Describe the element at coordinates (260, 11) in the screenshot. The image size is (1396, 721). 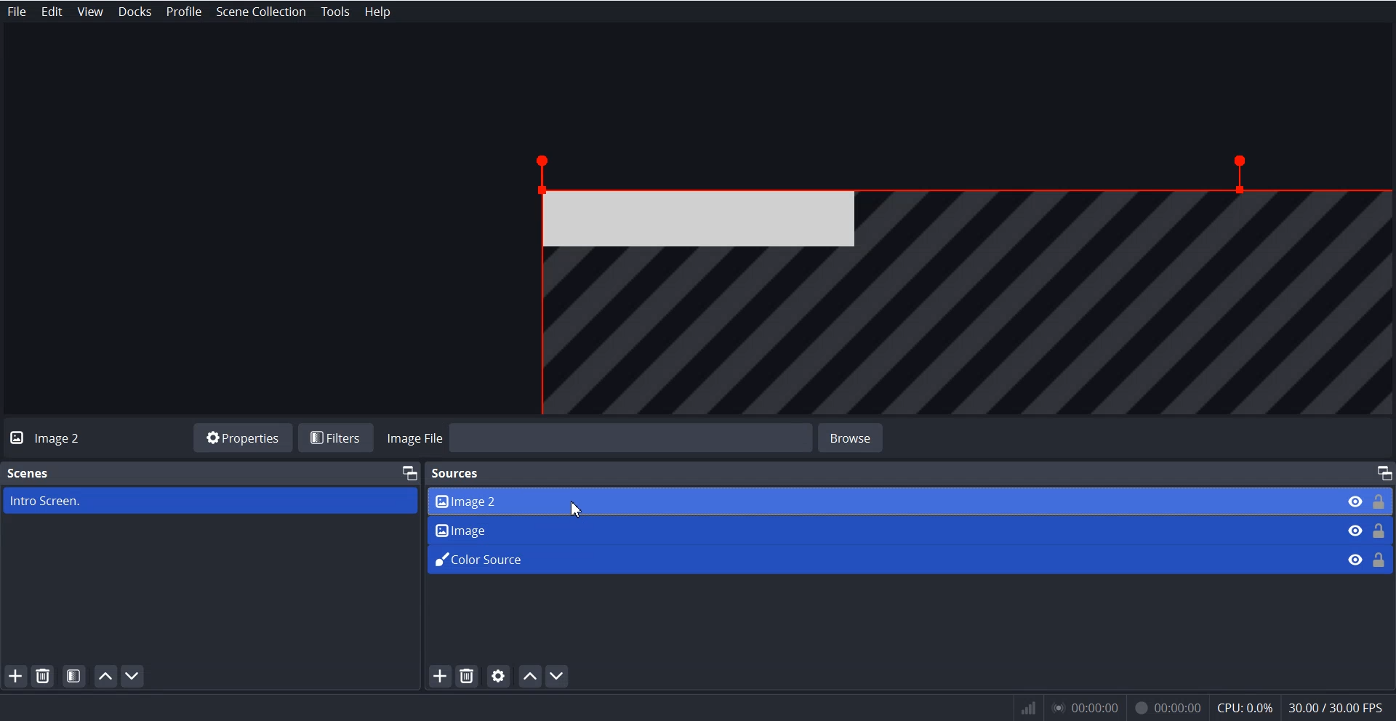
I see `Scene Collection` at that location.